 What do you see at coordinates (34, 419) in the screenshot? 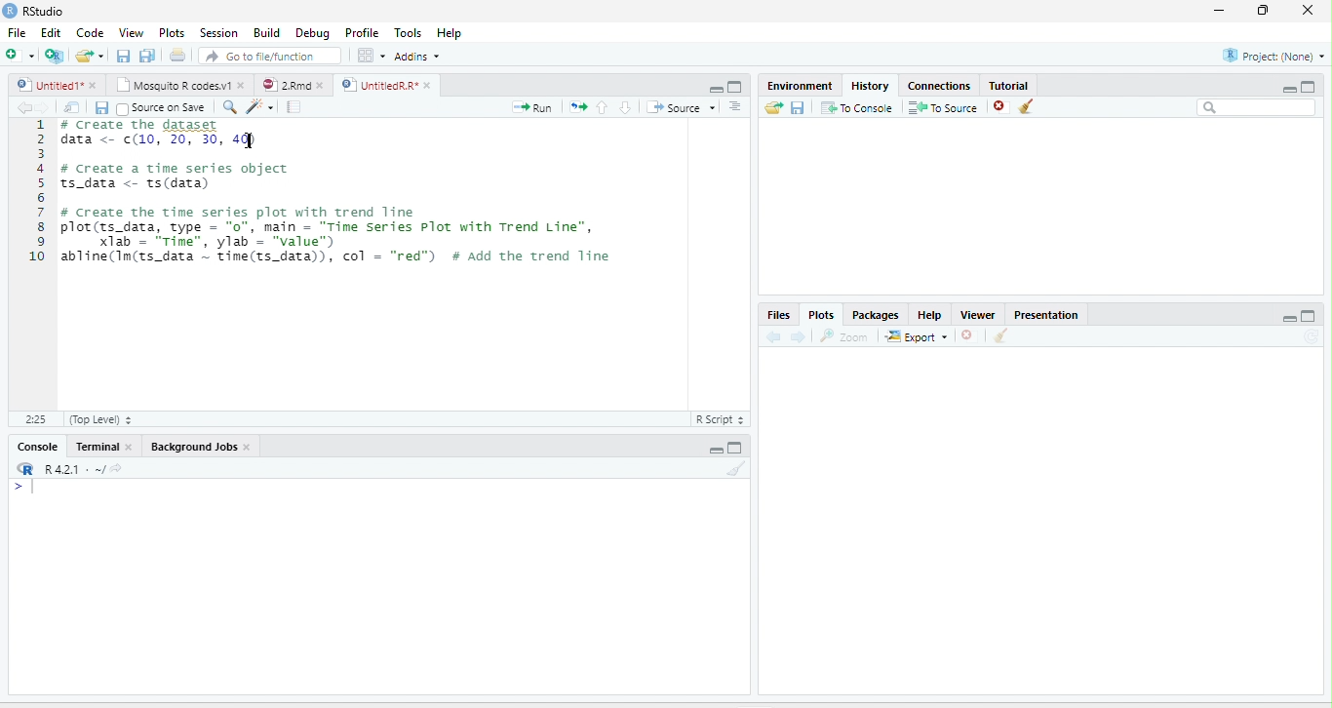
I see `1:1` at bounding box center [34, 419].